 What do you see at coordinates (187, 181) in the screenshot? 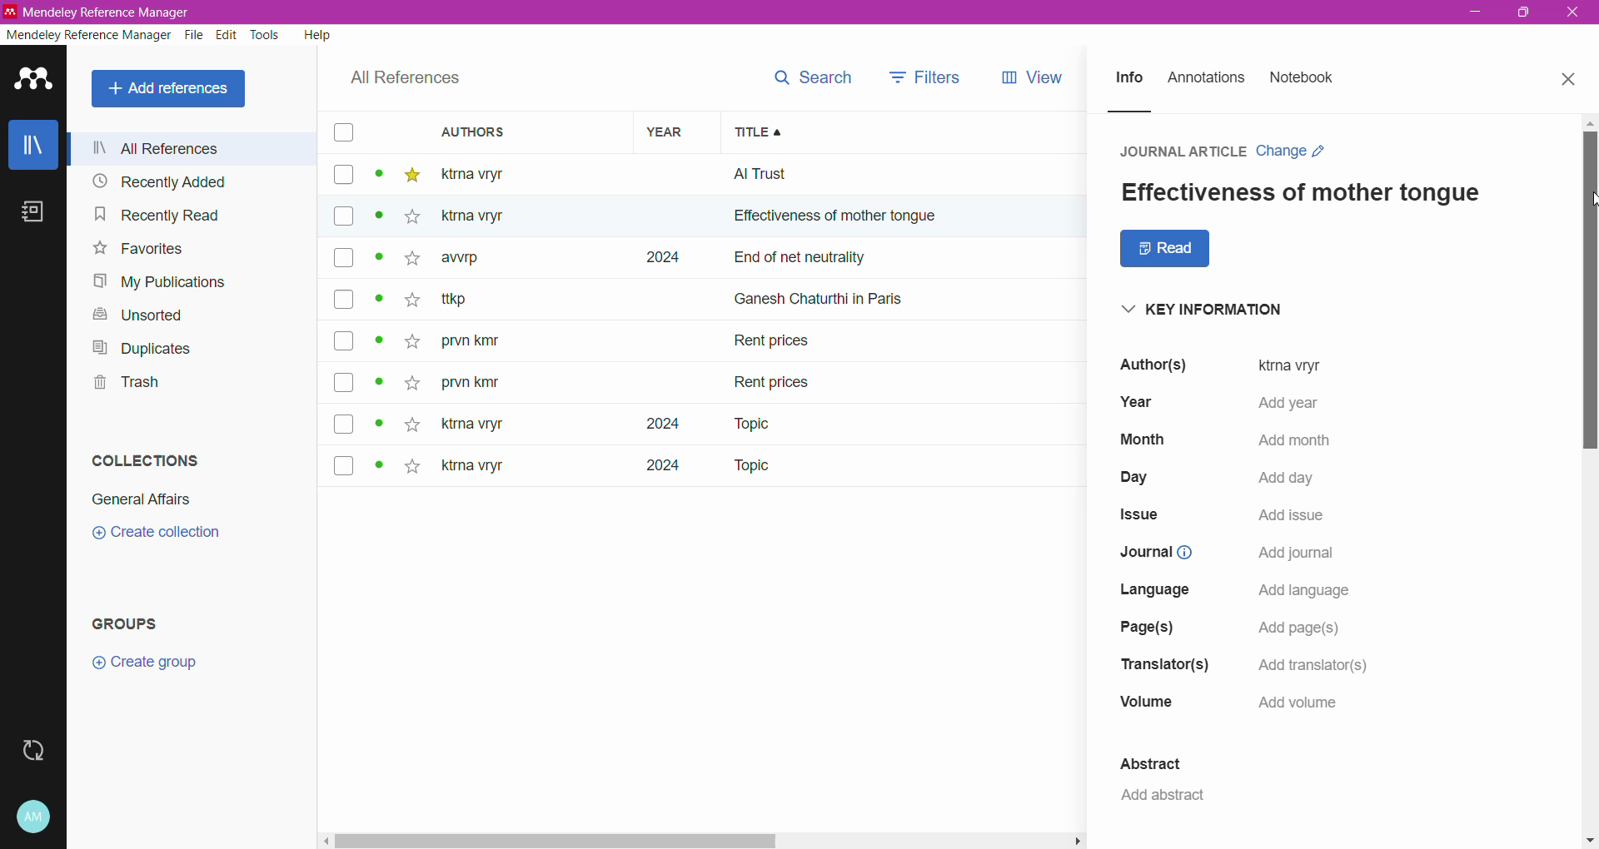
I see `Recently Added` at bounding box center [187, 181].